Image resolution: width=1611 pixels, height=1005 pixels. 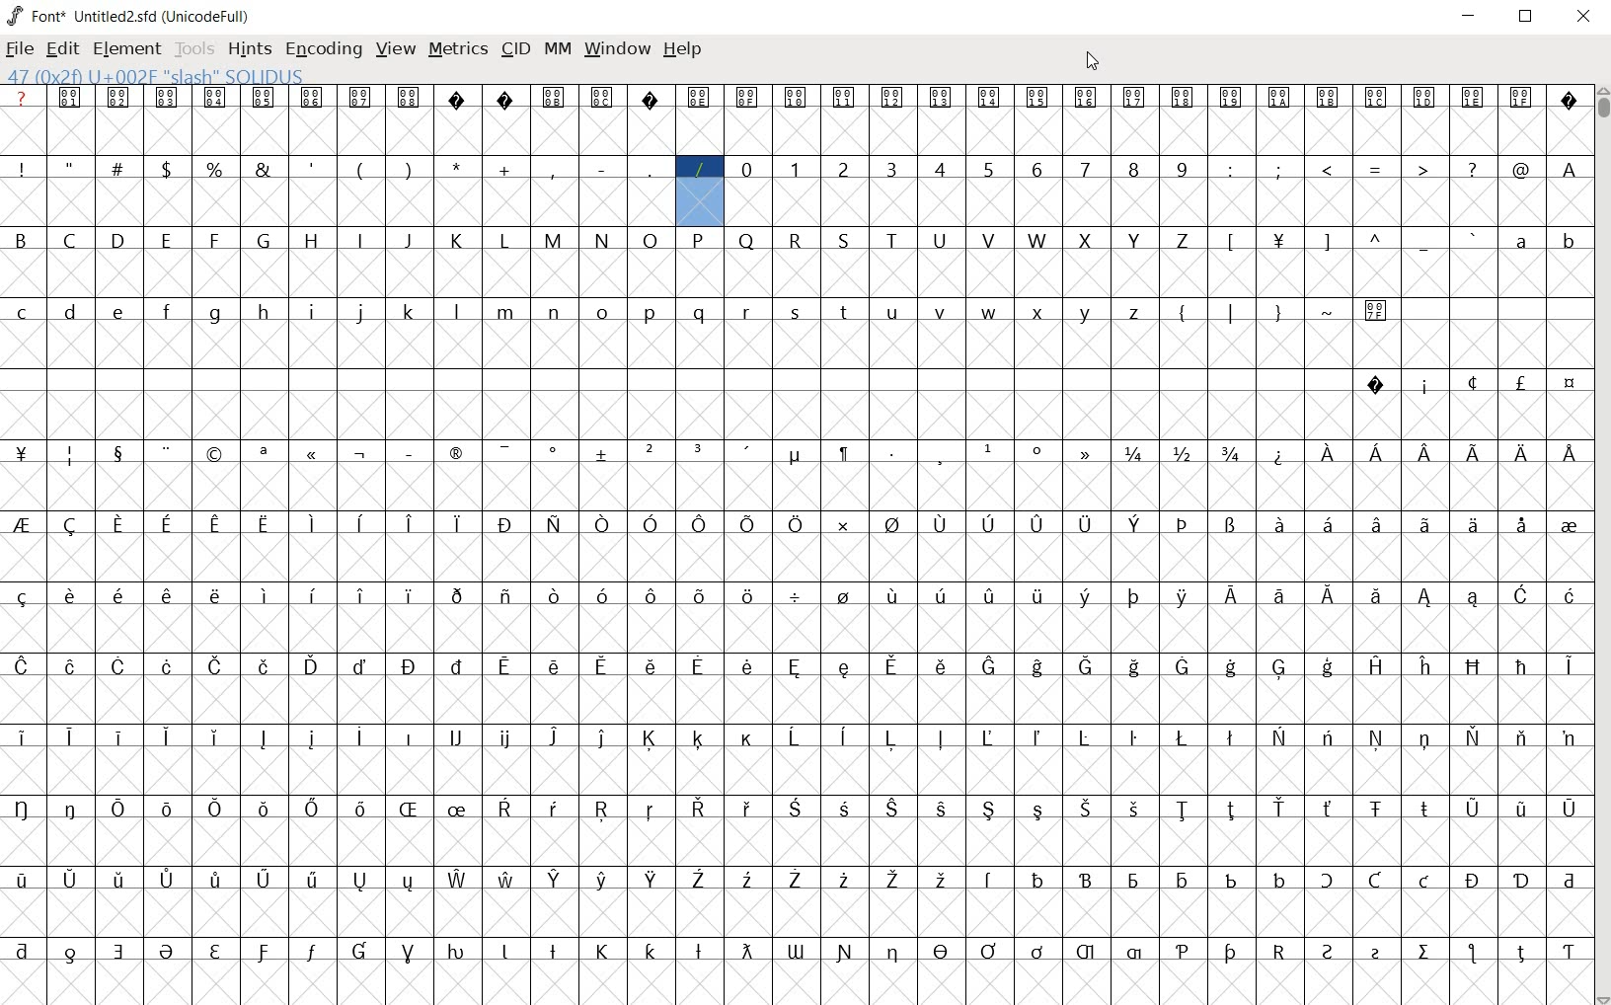 I want to click on glyph, so click(x=1278, y=736).